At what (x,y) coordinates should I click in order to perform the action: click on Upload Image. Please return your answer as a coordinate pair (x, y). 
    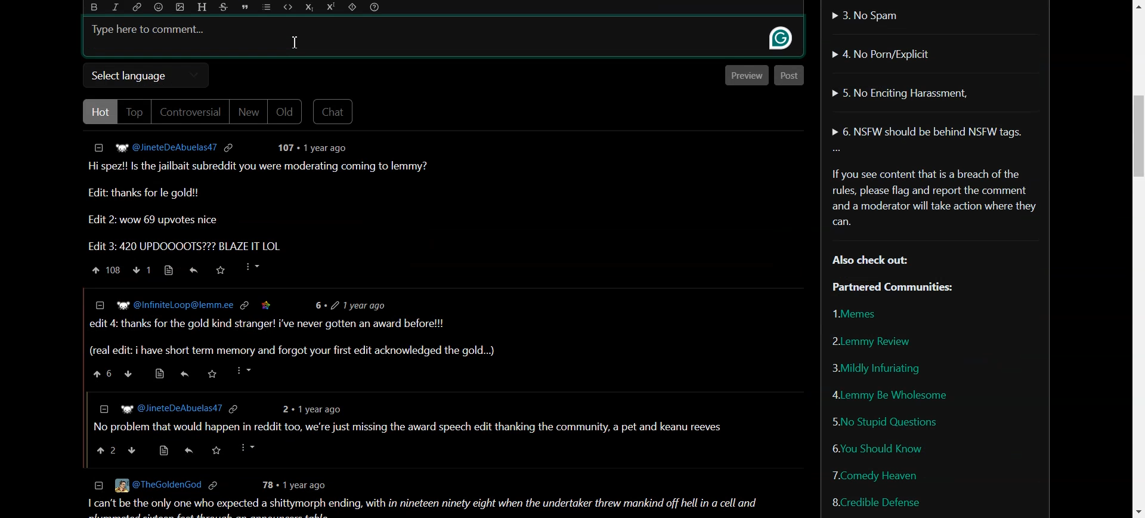
    Looking at the image, I should click on (180, 7).